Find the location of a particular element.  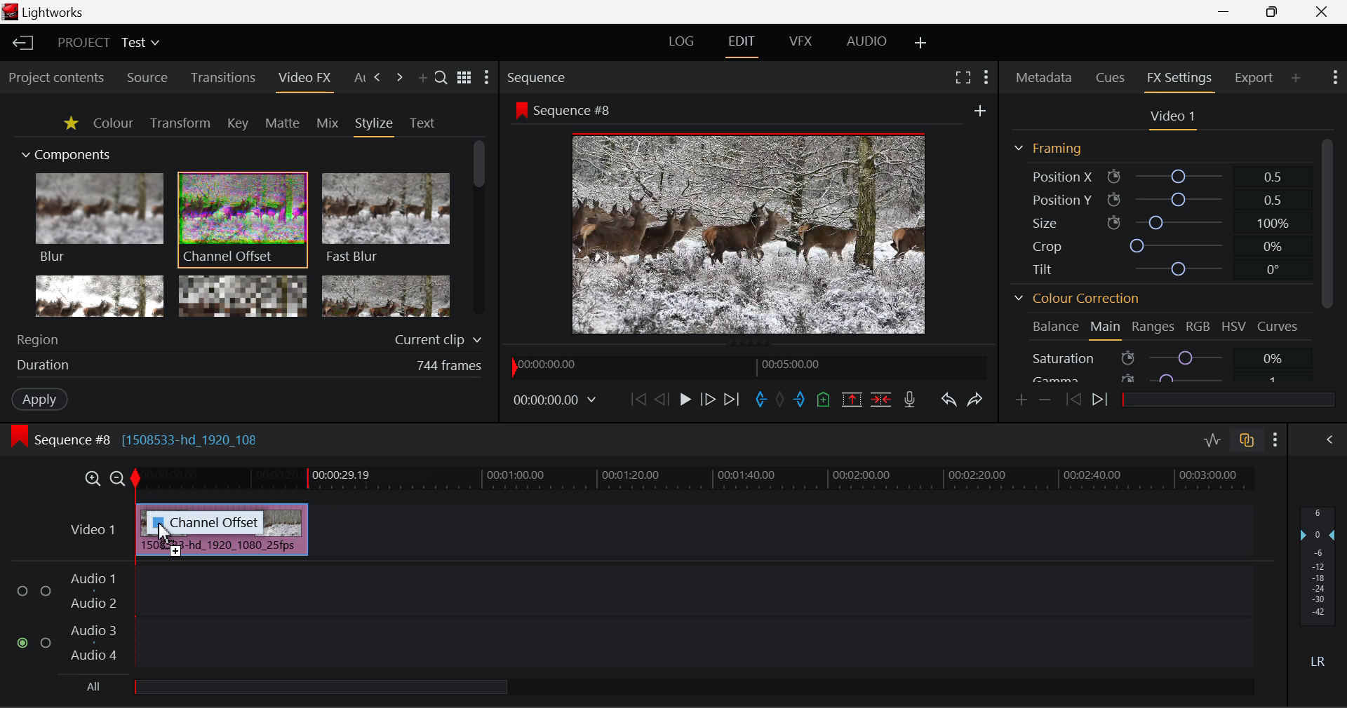

Show Settings is located at coordinates (1275, 440).